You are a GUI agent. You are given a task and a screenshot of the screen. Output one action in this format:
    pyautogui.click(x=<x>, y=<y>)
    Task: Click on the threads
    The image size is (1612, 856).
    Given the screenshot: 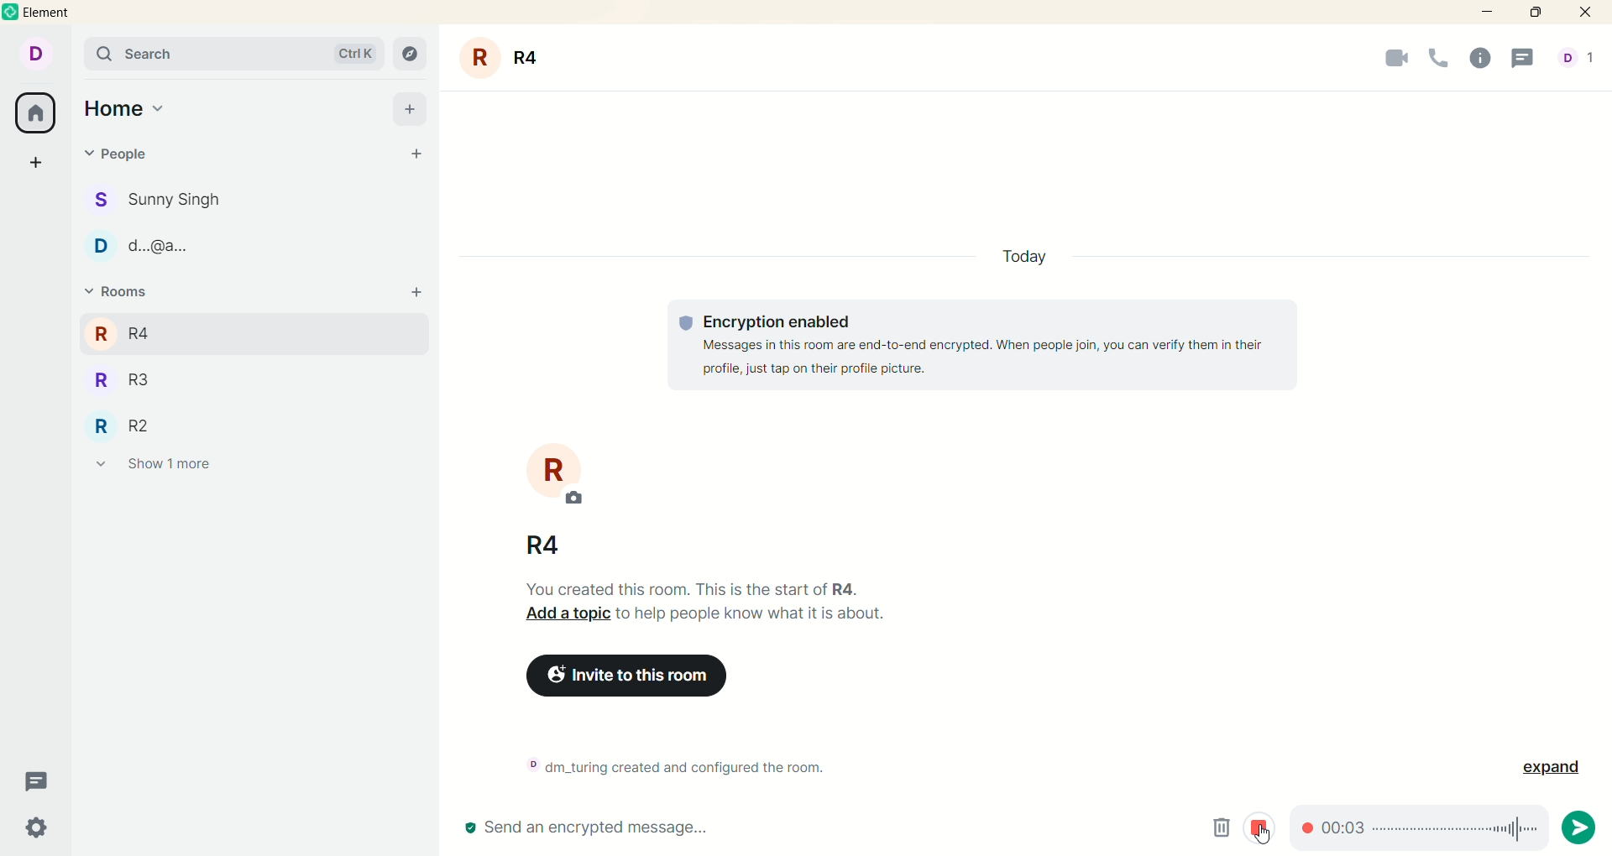 What is the action you would take?
    pyautogui.click(x=1529, y=59)
    